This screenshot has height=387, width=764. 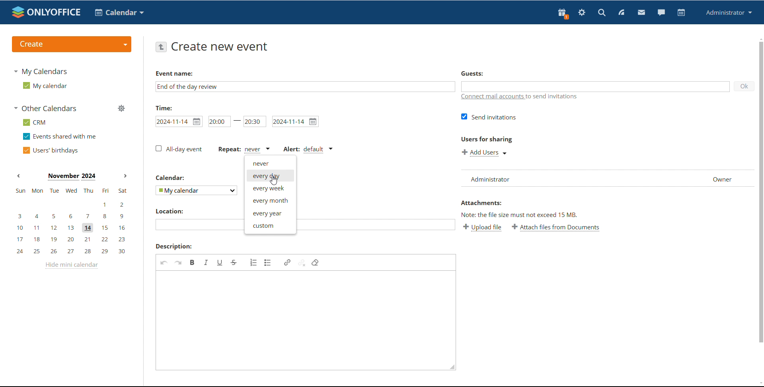 I want to click on link, so click(x=287, y=262).